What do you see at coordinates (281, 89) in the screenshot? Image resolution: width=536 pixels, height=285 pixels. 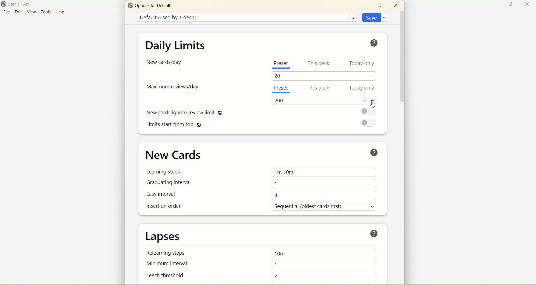 I see `present` at bounding box center [281, 89].